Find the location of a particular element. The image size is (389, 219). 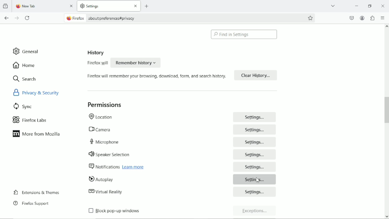

camera is located at coordinates (133, 129).